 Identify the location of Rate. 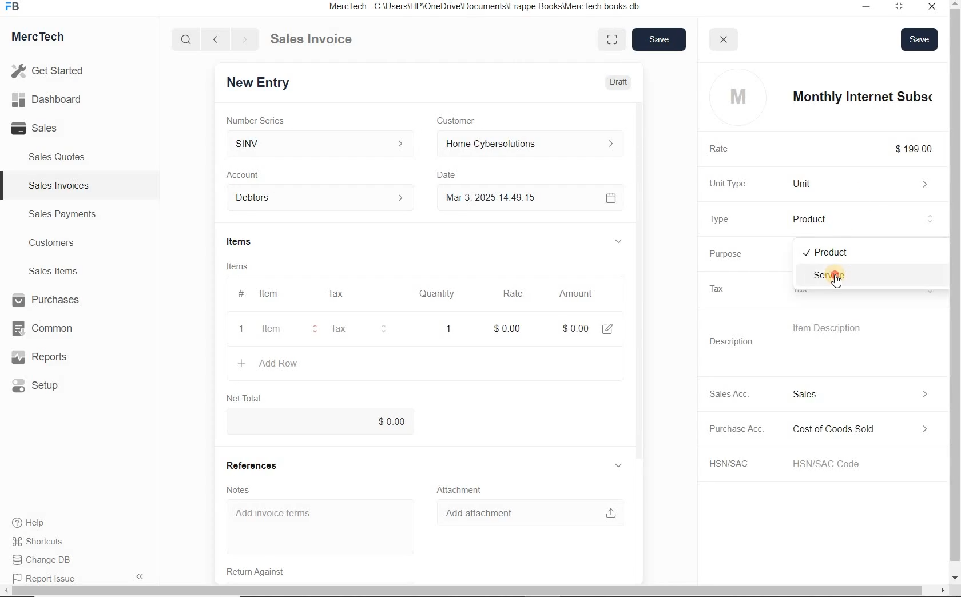
(518, 293).